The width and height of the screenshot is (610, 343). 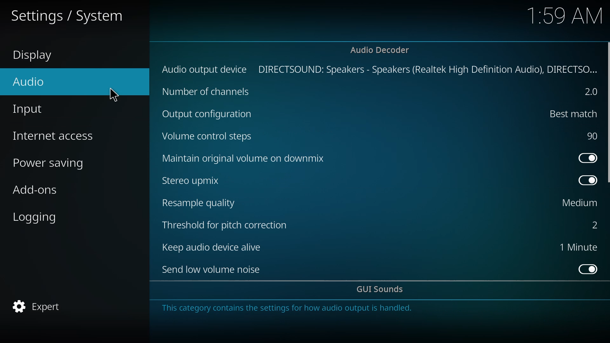 I want to click on logging, so click(x=37, y=217).